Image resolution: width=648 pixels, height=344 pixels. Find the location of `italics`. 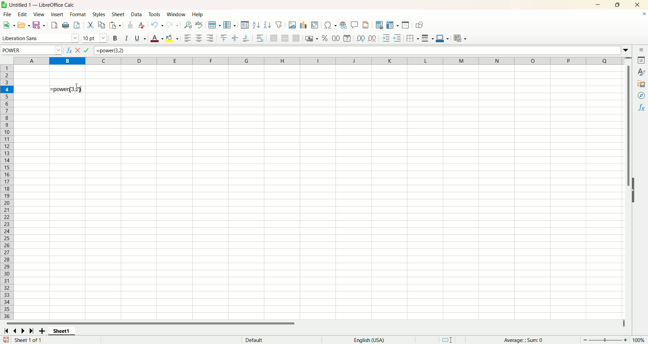

italics is located at coordinates (125, 38).